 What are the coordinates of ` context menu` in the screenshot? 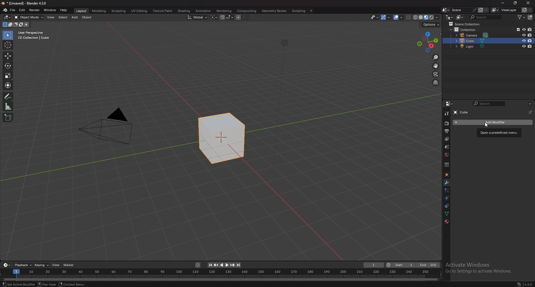 It's located at (74, 284).